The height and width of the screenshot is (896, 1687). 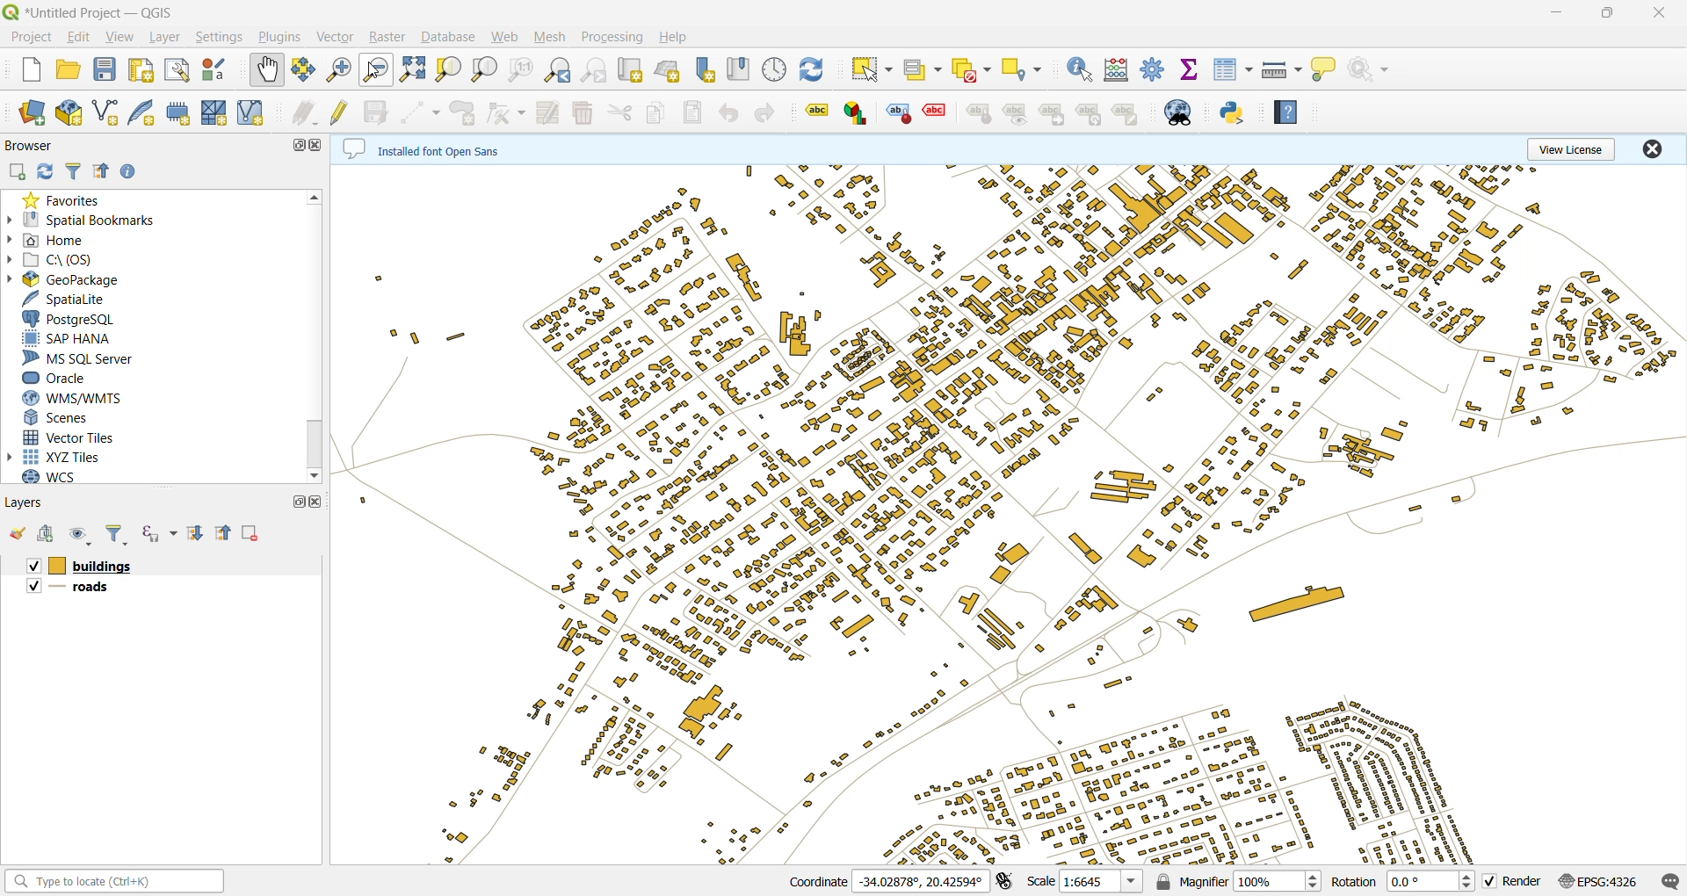 I want to click on help, so click(x=672, y=37).